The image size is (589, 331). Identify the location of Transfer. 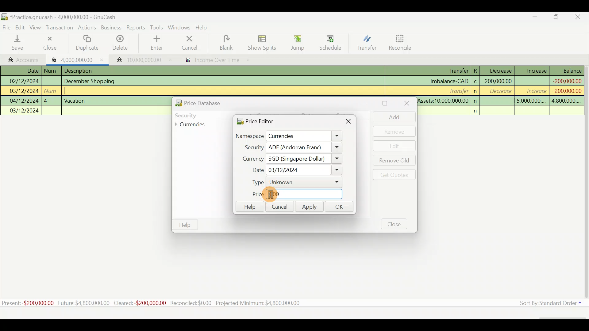
(452, 71).